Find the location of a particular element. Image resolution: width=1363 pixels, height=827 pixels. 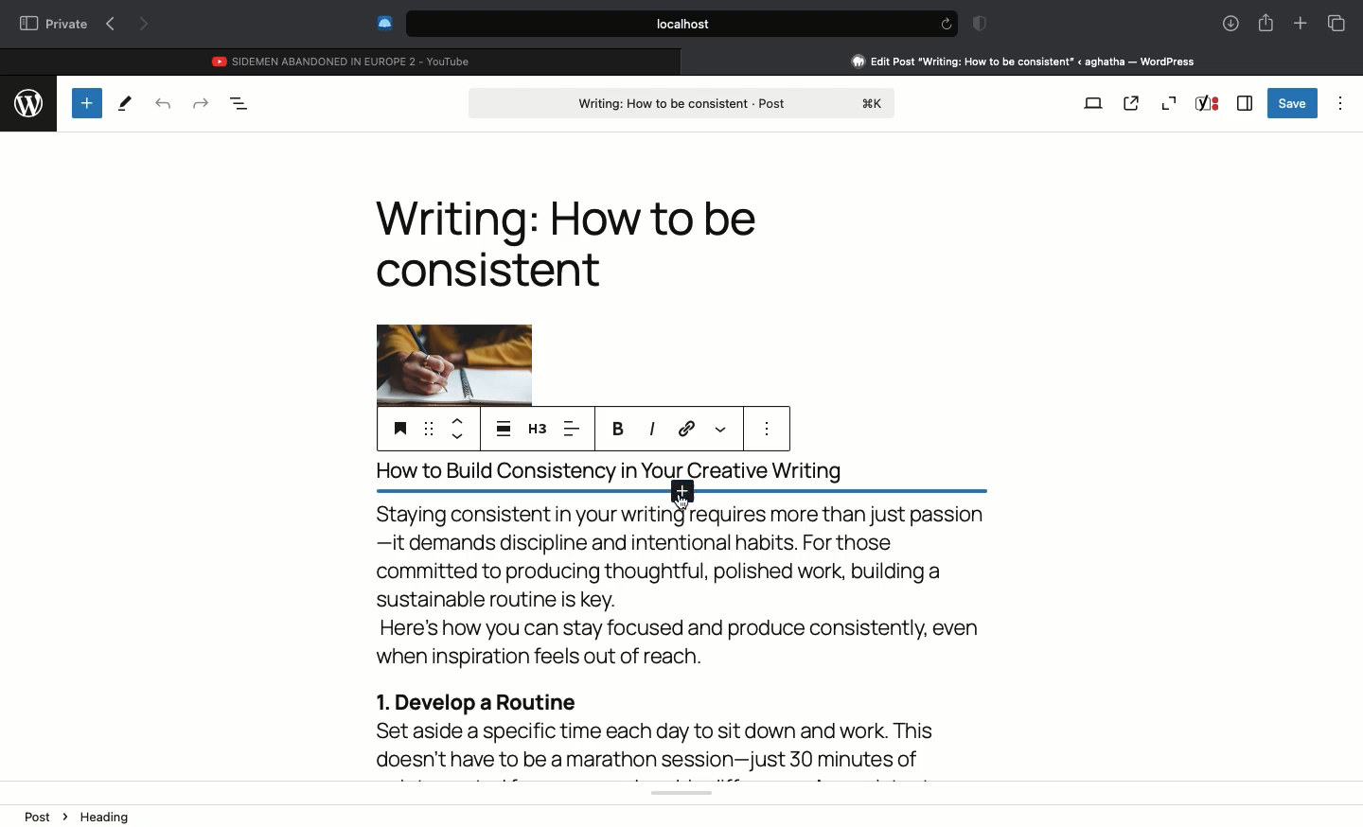

Left aligned is located at coordinates (571, 429).